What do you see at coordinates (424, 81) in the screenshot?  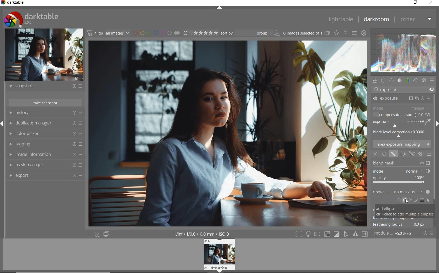 I see `effect` at bounding box center [424, 81].